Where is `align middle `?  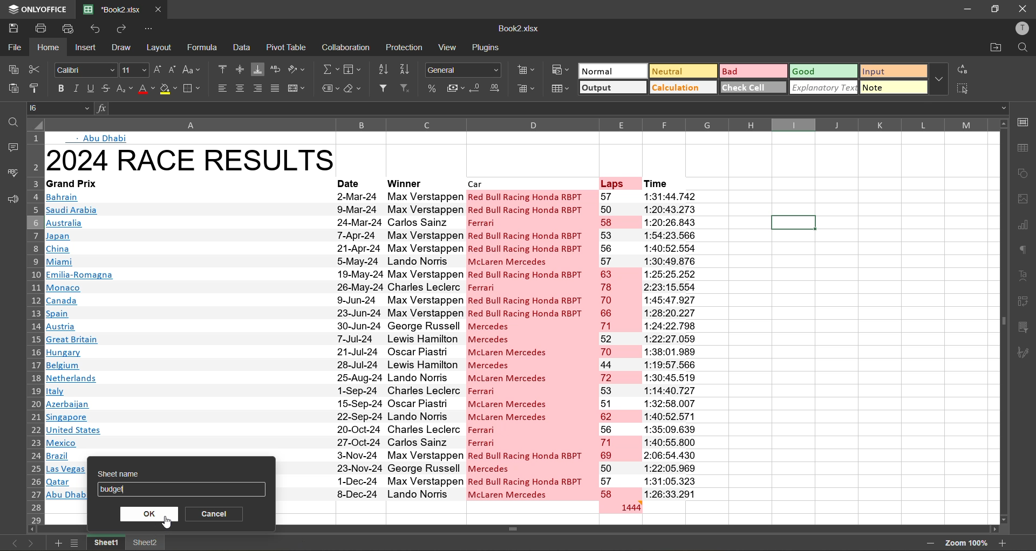 align middle  is located at coordinates (242, 69).